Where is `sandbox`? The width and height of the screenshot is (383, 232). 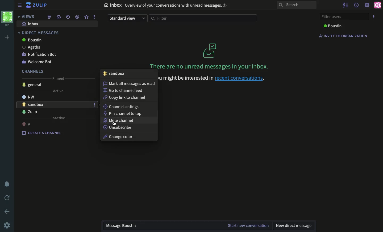
sandbox is located at coordinates (114, 74).